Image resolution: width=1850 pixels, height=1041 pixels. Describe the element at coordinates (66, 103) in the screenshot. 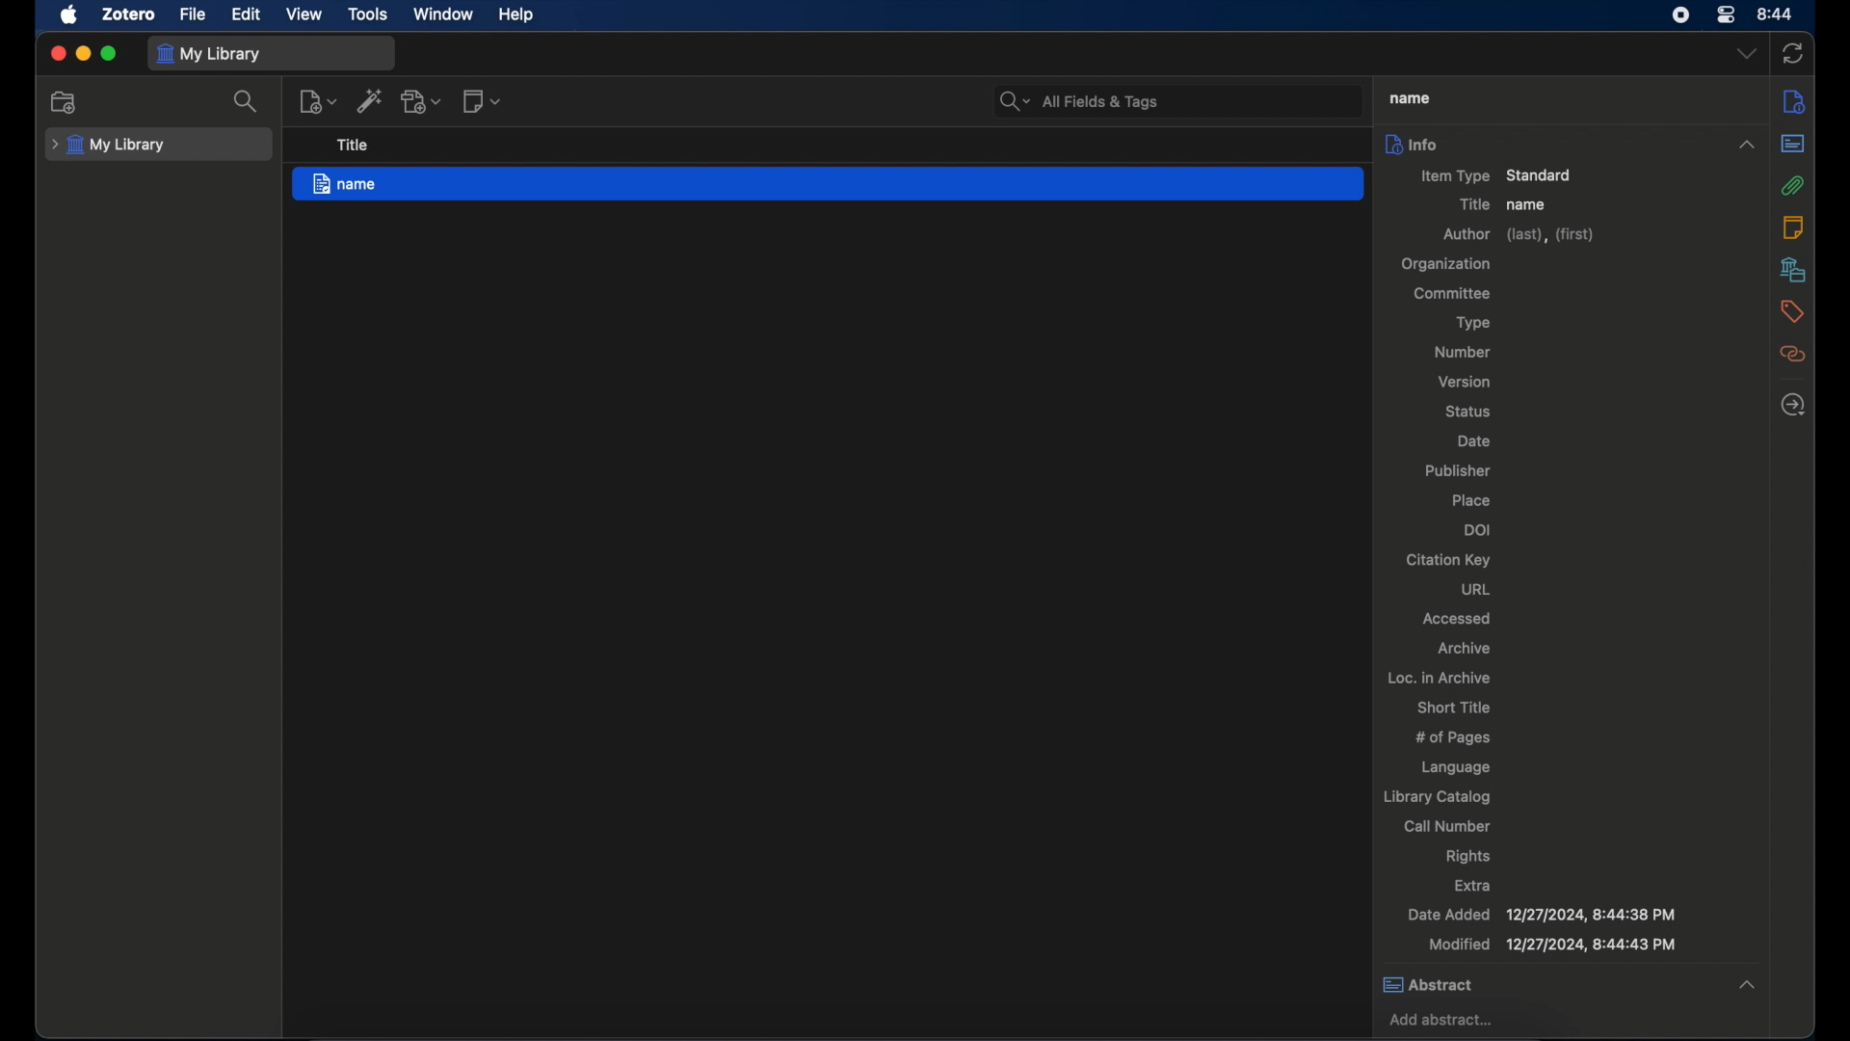

I see `new collection` at that location.